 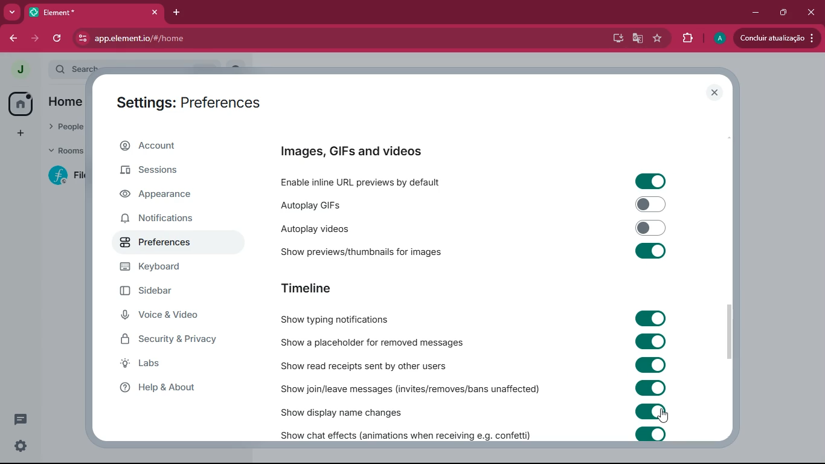 What do you see at coordinates (376, 366) in the screenshot?
I see `show read receipts sent by other users` at bounding box center [376, 366].